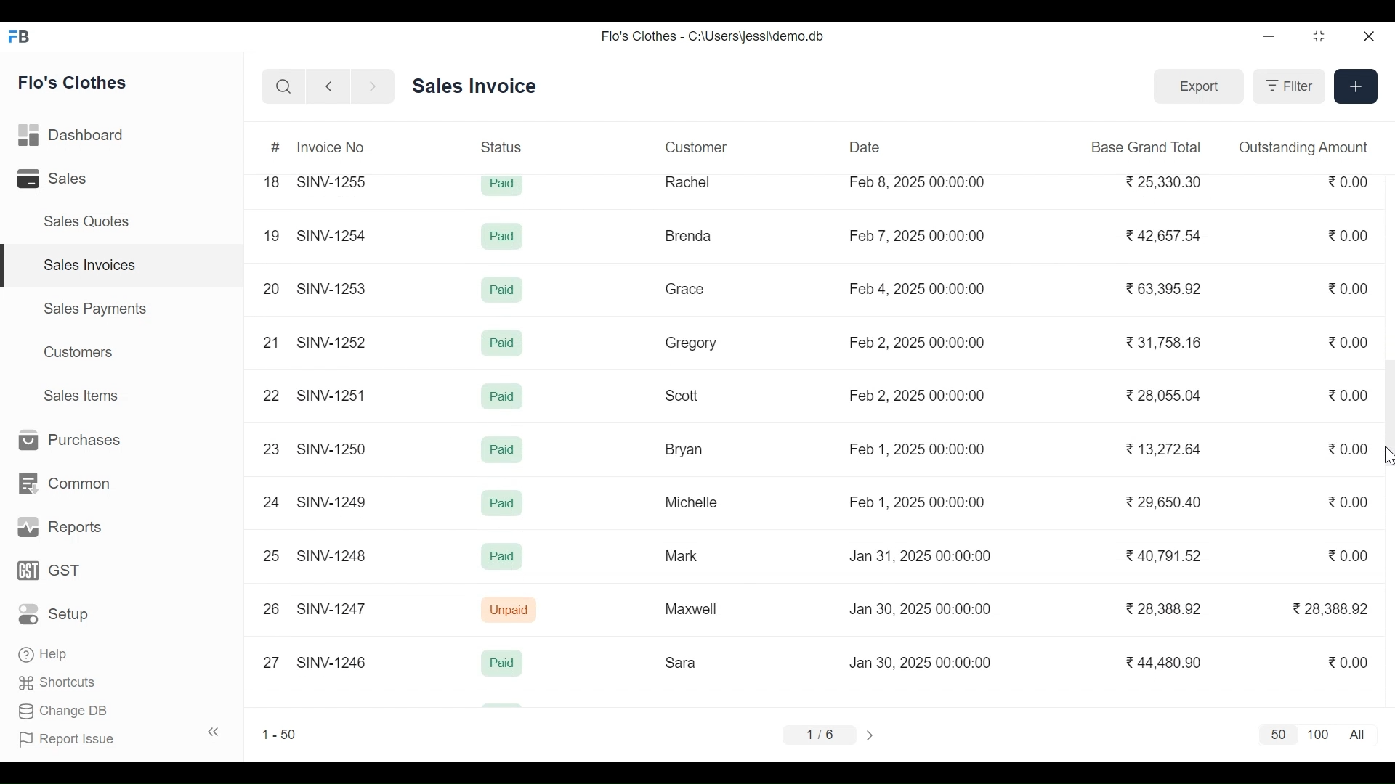 The height and width of the screenshot is (784, 1395). What do you see at coordinates (1349, 501) in the screenshot?
I see `0.00` at bounding box center [1349, 501].